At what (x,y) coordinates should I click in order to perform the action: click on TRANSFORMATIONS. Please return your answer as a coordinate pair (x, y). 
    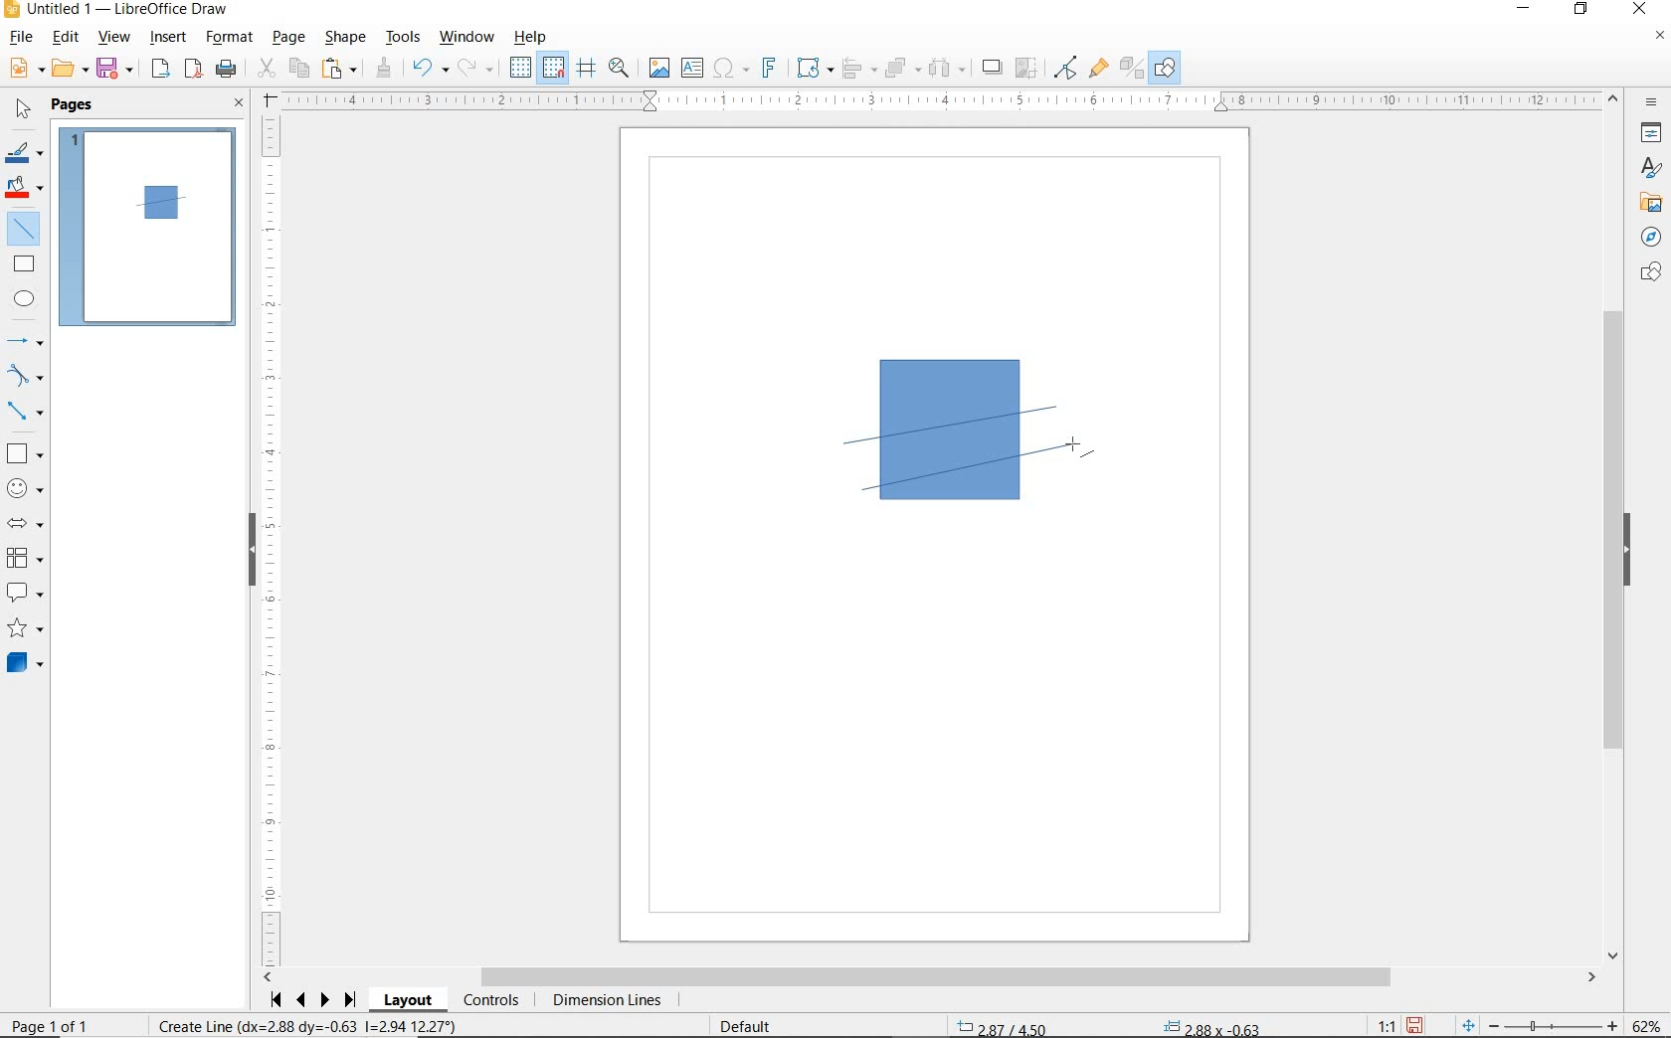
    Looking at the image, I should click on (813, 68).